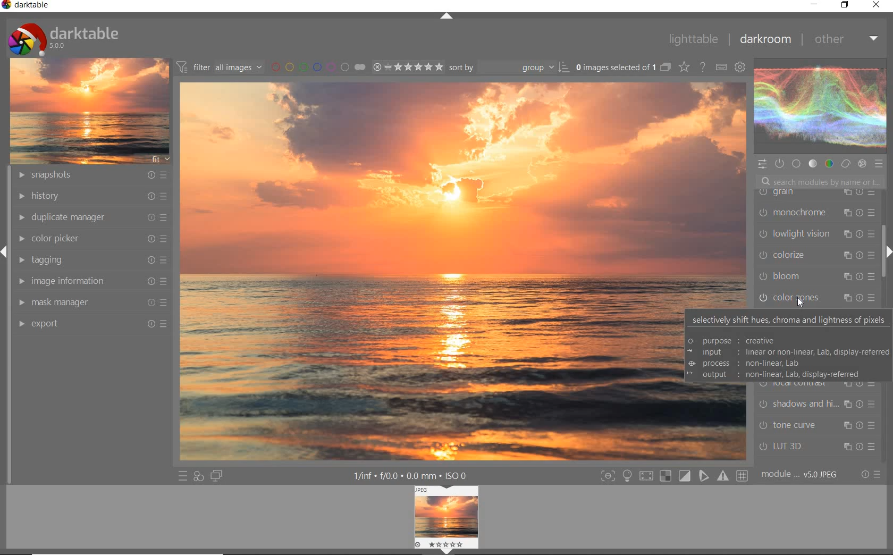 The image size is (893, 555). Describe the element at coordinates (817, 425) in the screenshot. I see `tone curve` at that location.